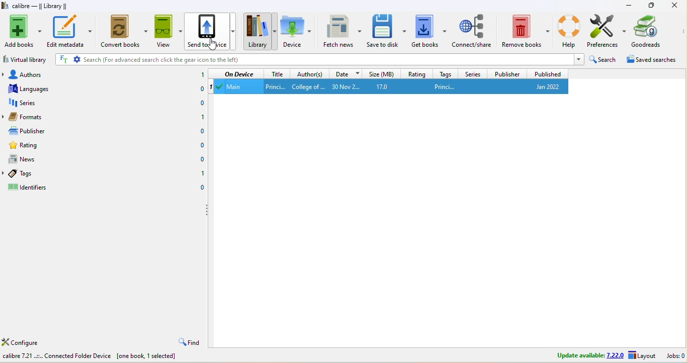 This screenshot has width=687, height=363. Describe the element at coordinates (506, 73) in the screenshot. I see `publisher` at that location.